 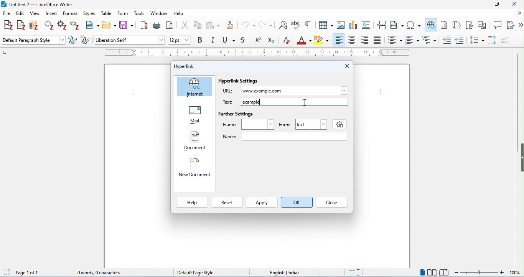 What do you see at coordinates (214, 40) in the screenshot?
I see `italics` at bounding box center [214, 40].